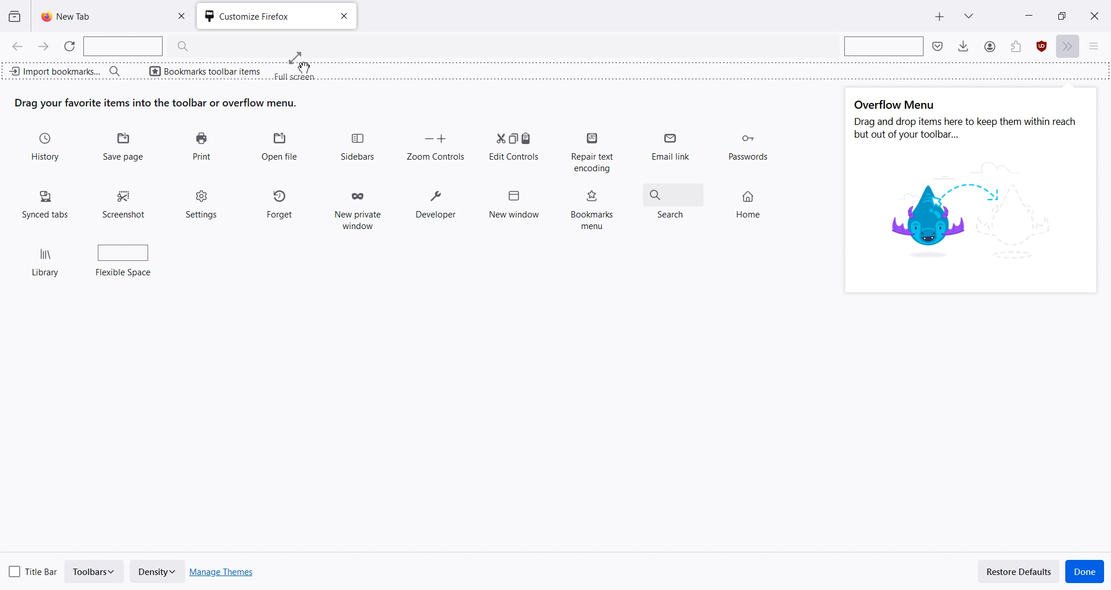 This screenshot has height=590, width=1111. Describe the element at coordinates (343, 16) in the screenshot. I see `Close tab` at that location.